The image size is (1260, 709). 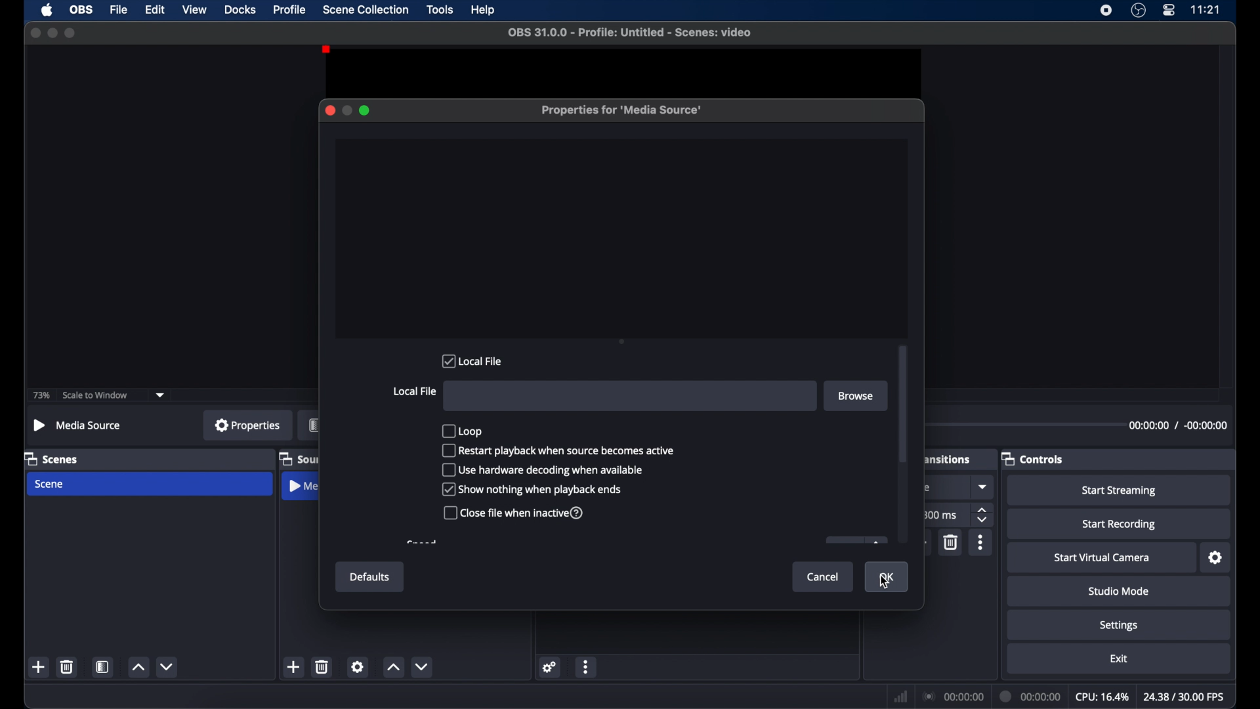 I want to click on add, so click(x=39, y=667).